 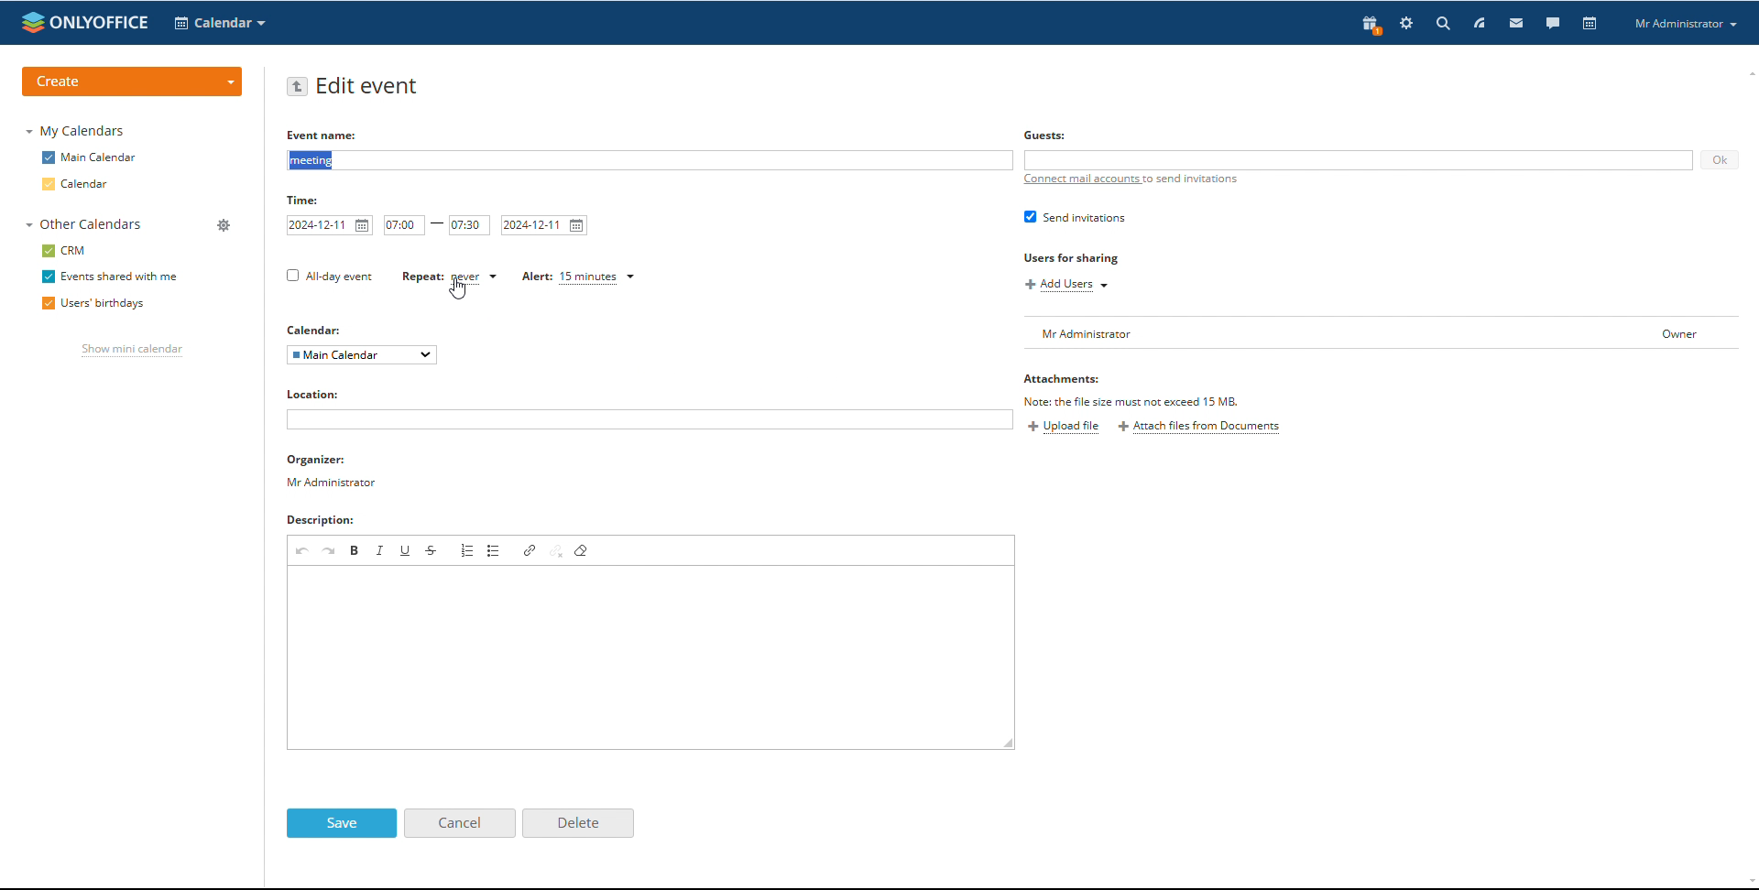 I want to click on logo, so click(x=83, y=22).